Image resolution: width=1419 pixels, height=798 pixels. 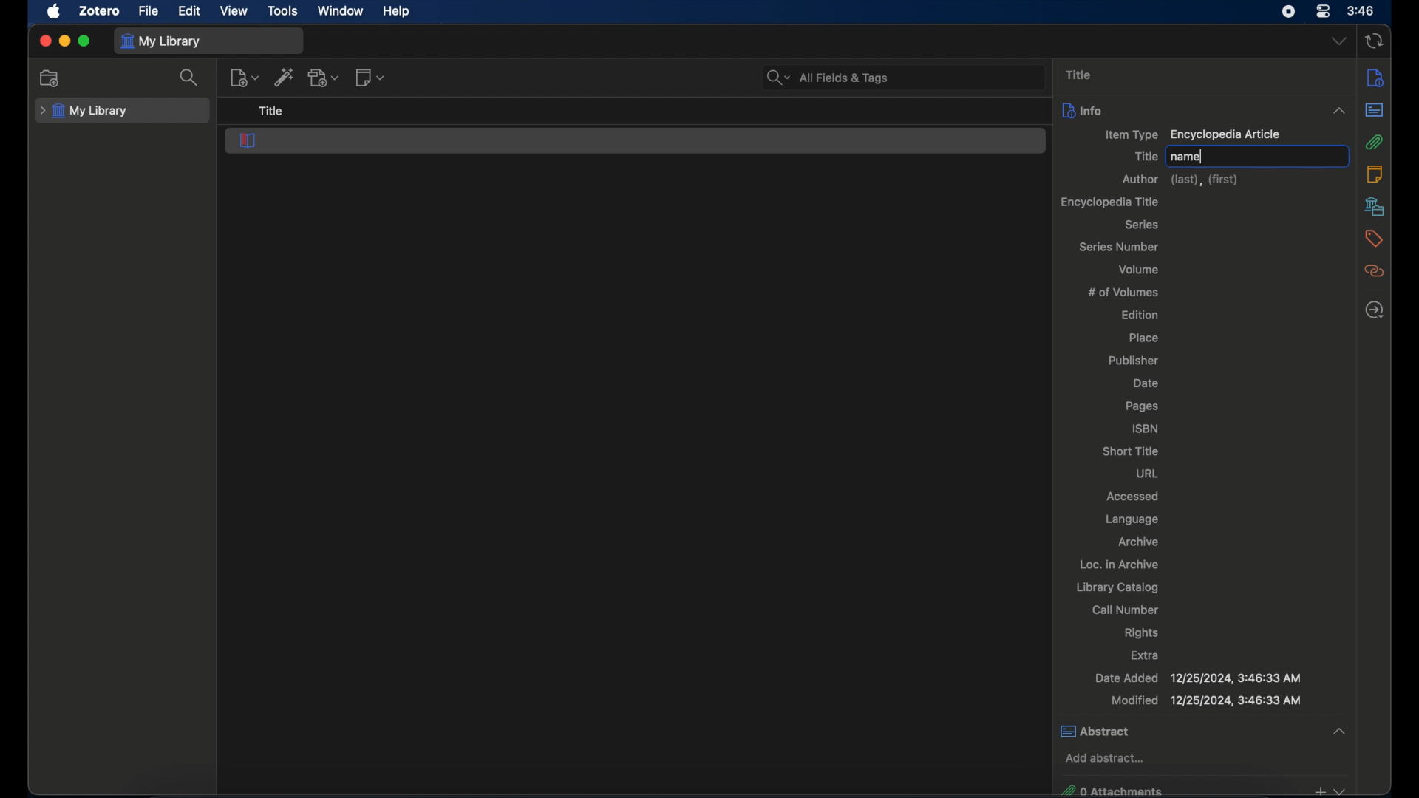 What do you see at coordinates (285, 77) in the screenshot?
I see `add item by identifier` at bounding box center [285, 77].